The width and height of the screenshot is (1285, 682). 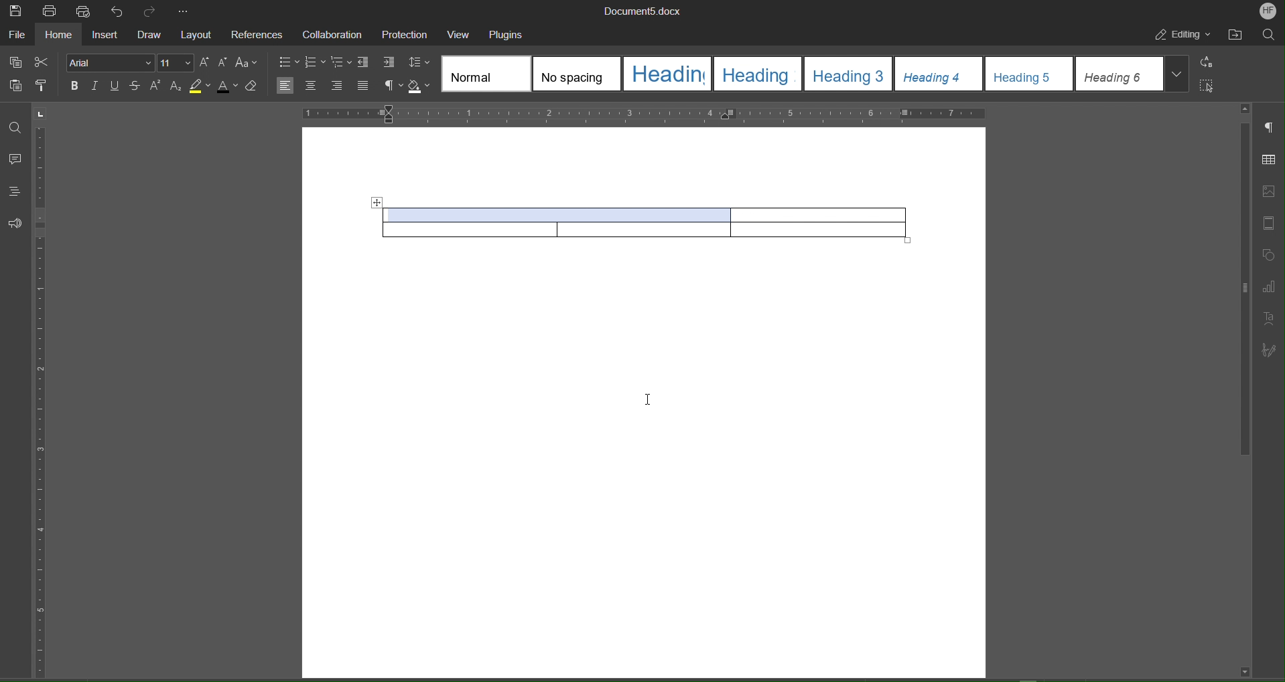 What do you see at coordinates (186, 12) in the screenshot?
I see `More` at bounding box center [186, 12].